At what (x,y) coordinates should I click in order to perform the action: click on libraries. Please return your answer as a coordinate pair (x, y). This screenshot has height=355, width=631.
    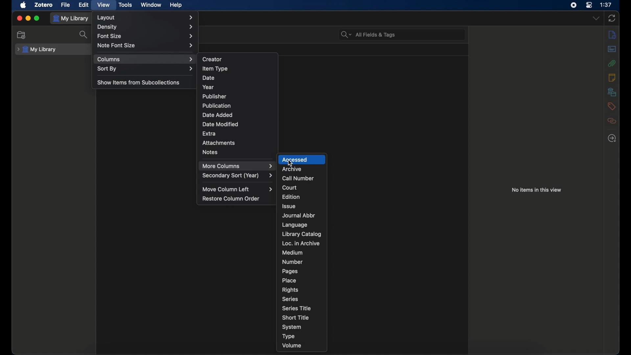
    Looking at the image, I should click on (611, 92).